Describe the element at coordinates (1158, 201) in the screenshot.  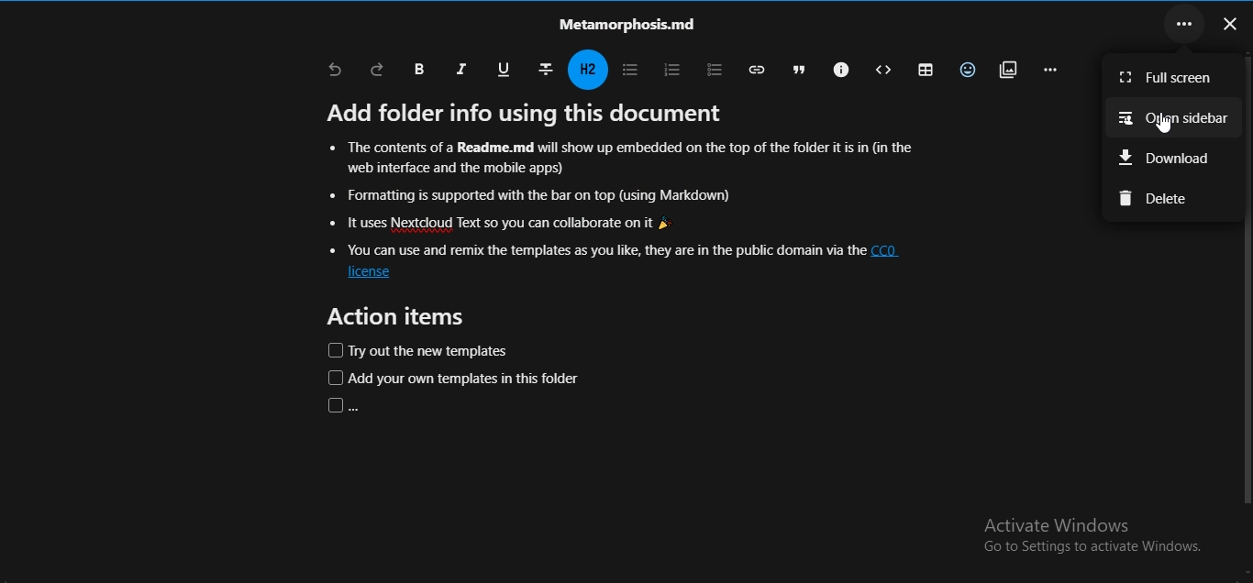
I see `delete` at that location.